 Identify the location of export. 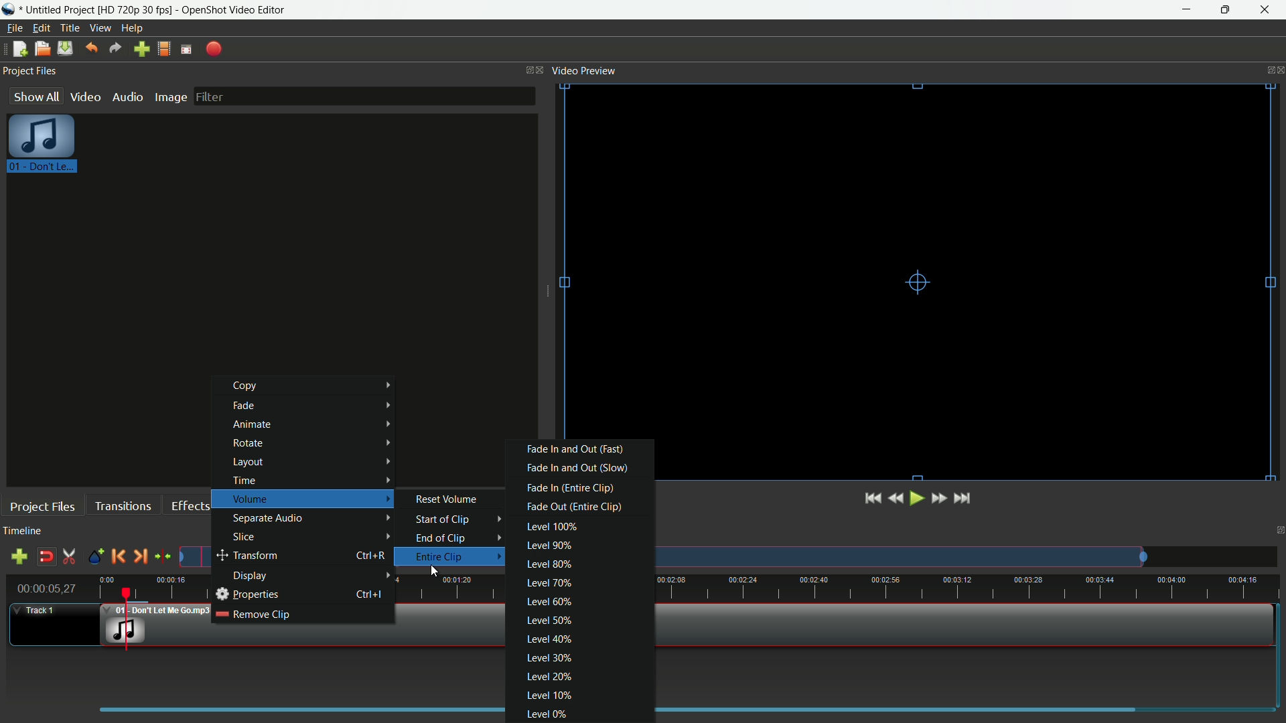
(214, 49).